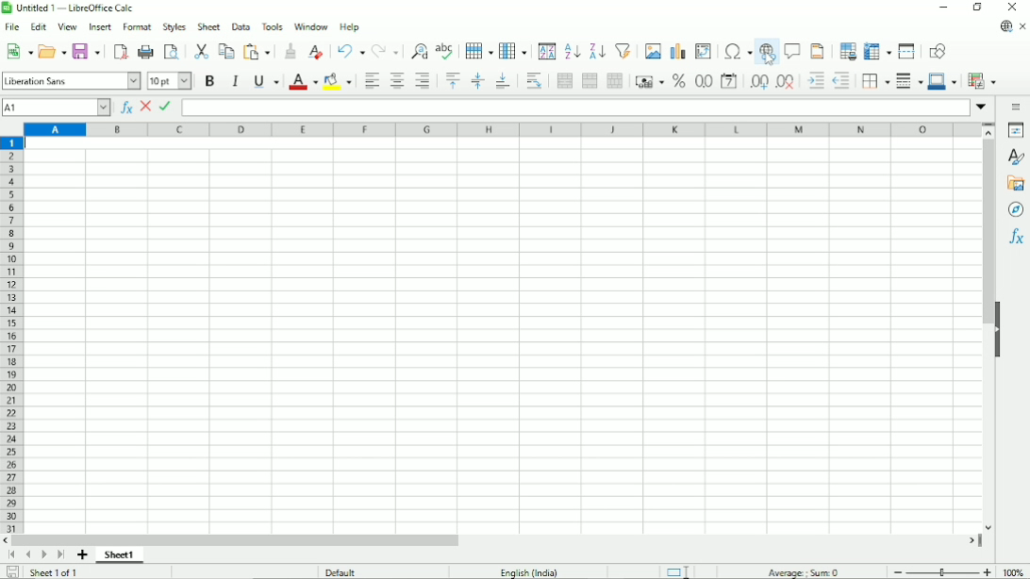 This screenshot has width=1030, height=579. I want to click on Wrap text, so click(535, 80).